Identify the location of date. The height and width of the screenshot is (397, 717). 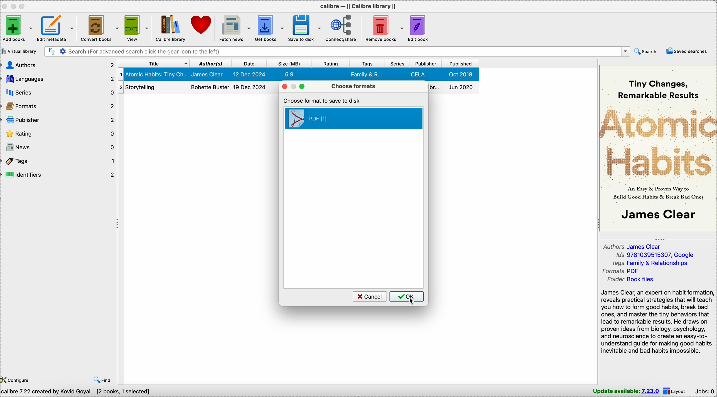
(250, 64).